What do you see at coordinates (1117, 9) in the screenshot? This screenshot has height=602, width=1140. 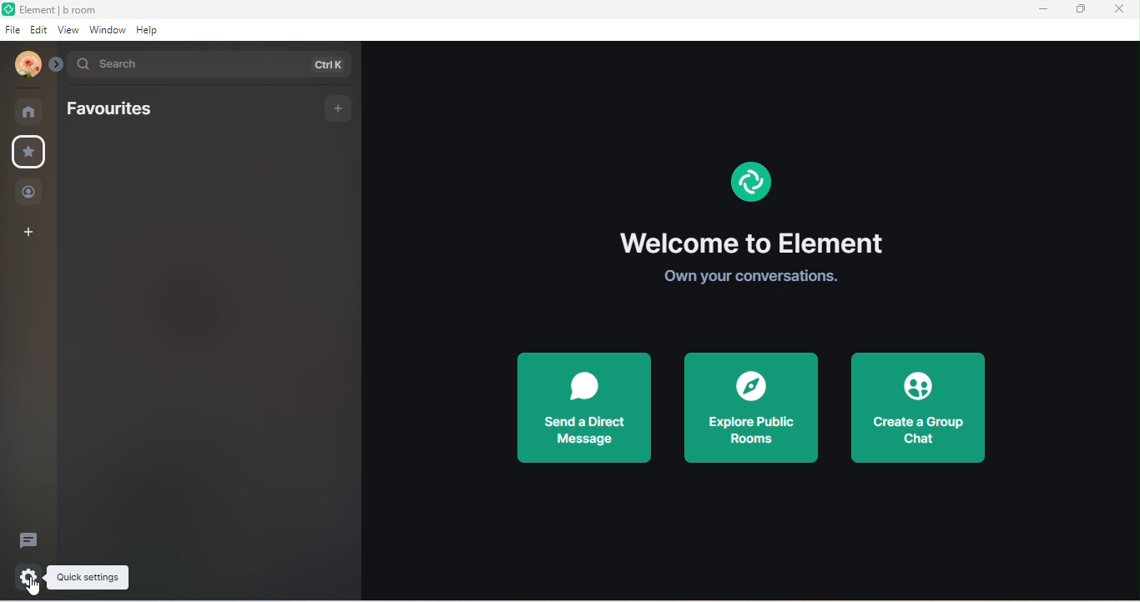 I see `close` at bounding box center [1117, 9].